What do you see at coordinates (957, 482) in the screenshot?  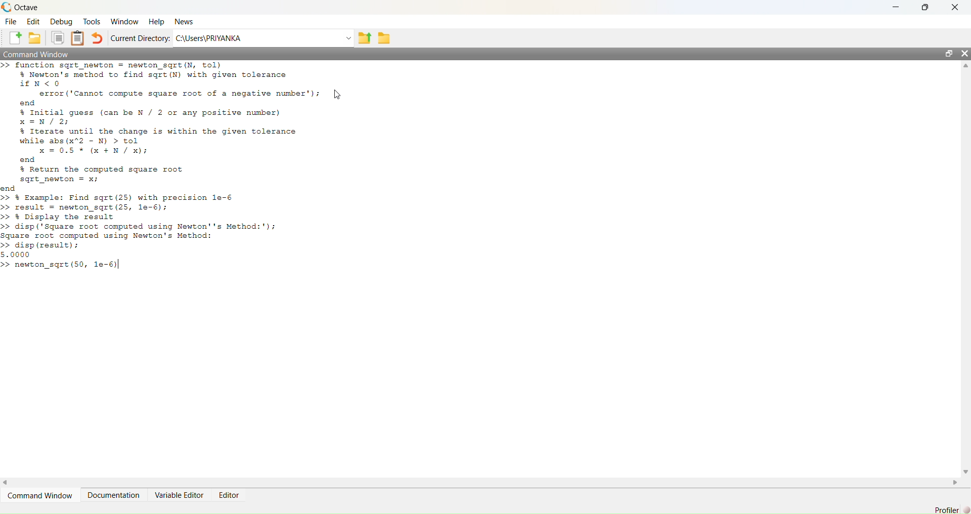 I see `Right` at bounding box center [957, 482].